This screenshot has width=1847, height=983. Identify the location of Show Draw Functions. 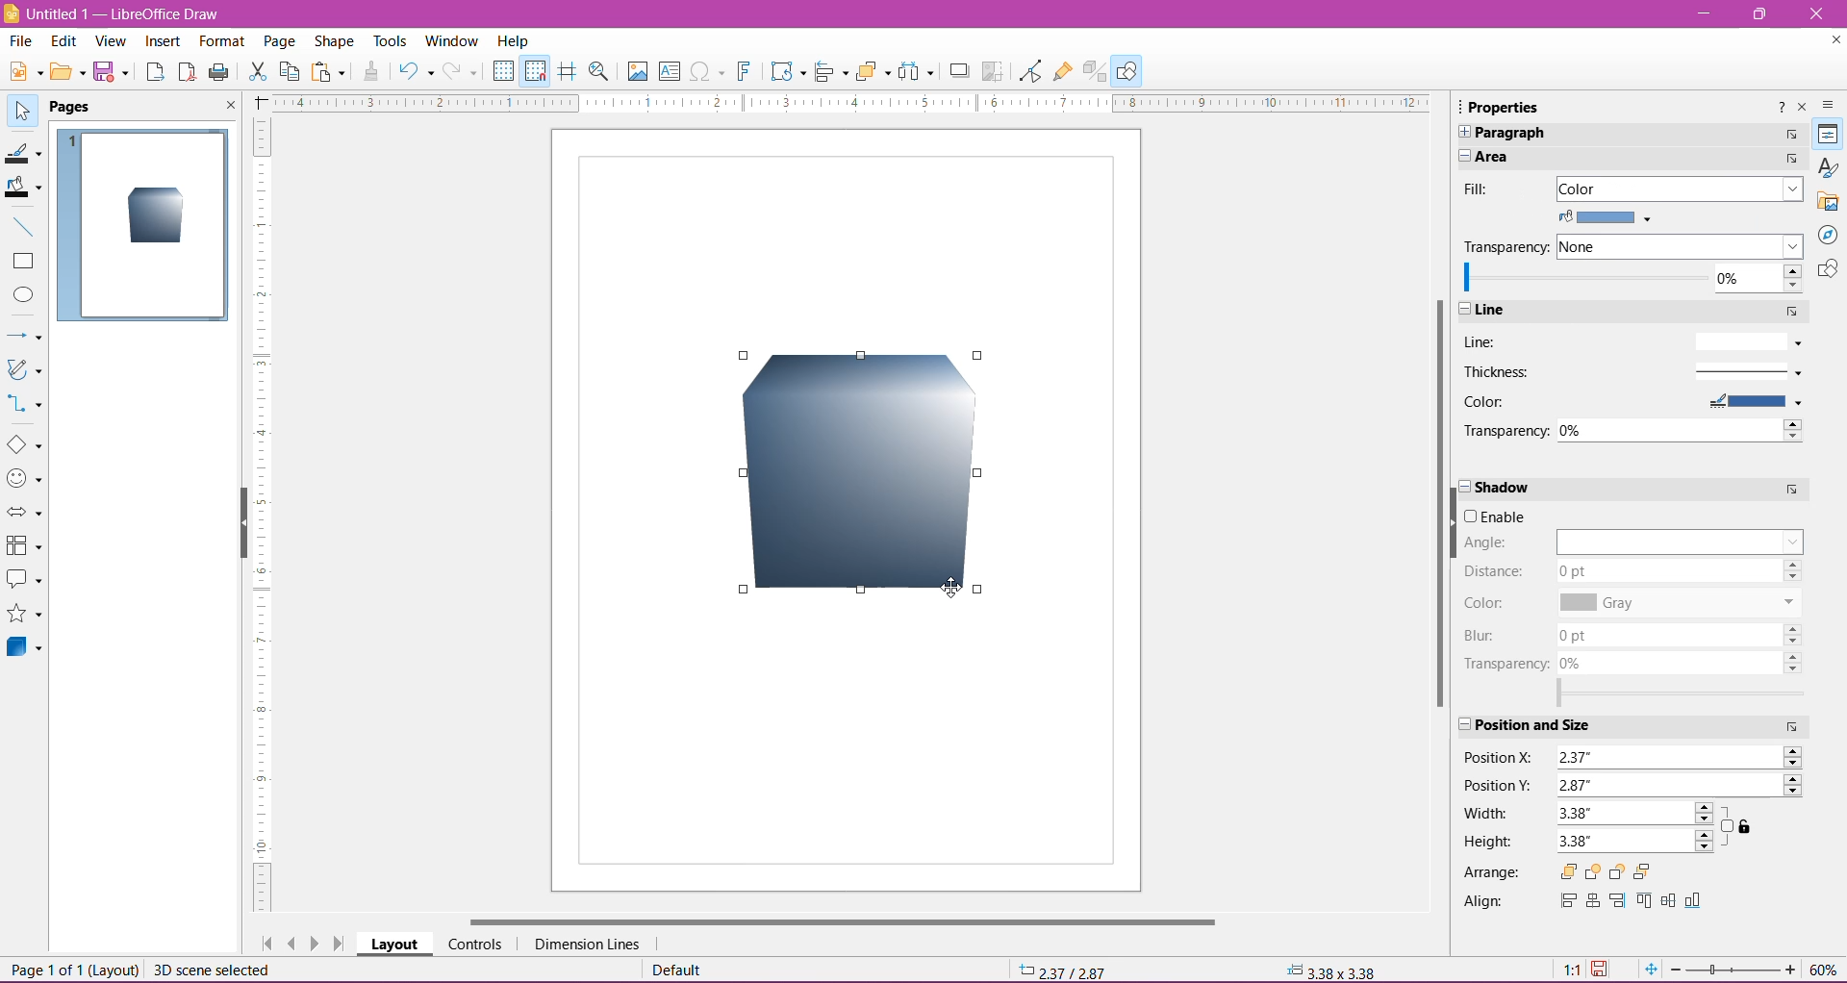
(1126, 70).